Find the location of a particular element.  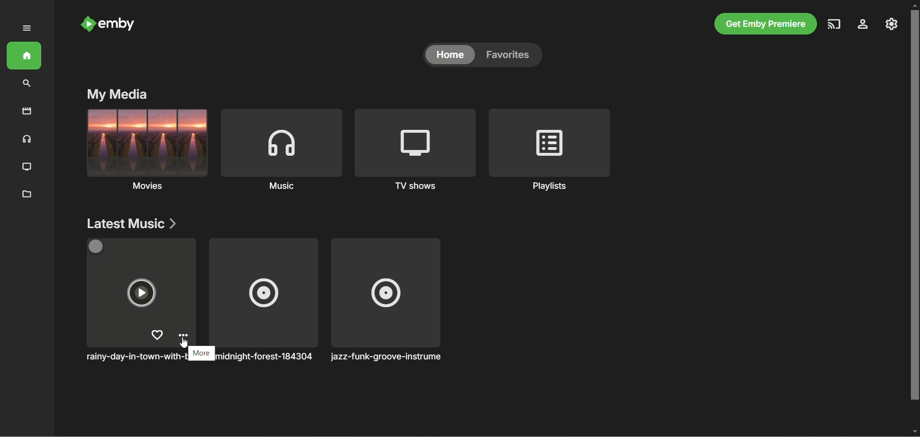

search is located at coordinates (27, 84).